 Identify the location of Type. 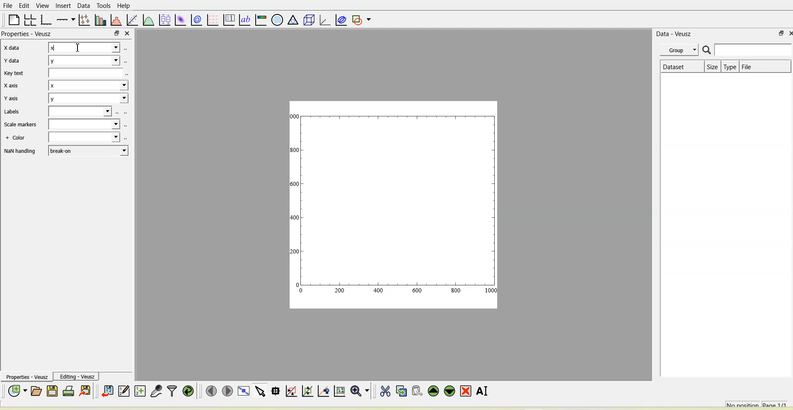
(730, 67).